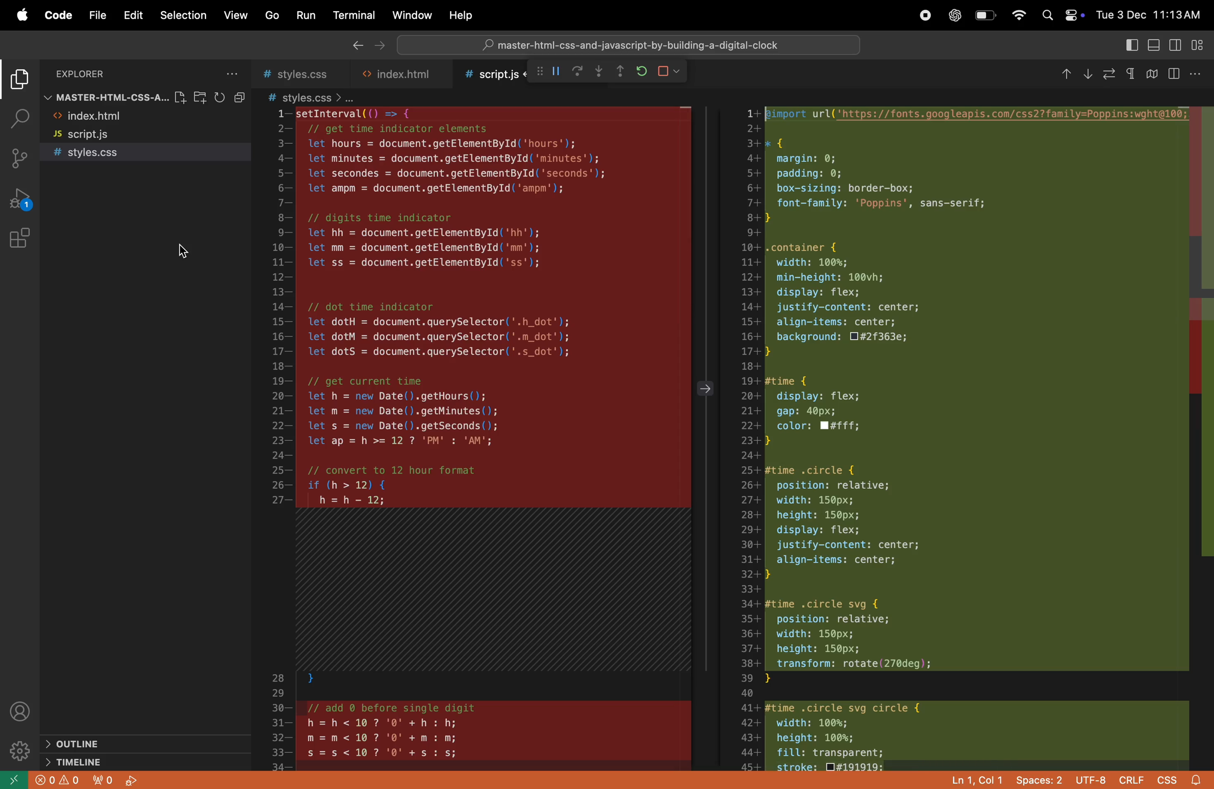 Image resolution: width=1214 pixels, height=789 pixels. What do you see at coordinates (553, 71) in the screenshot?
I see `pause` at bounding box center [553, 71].